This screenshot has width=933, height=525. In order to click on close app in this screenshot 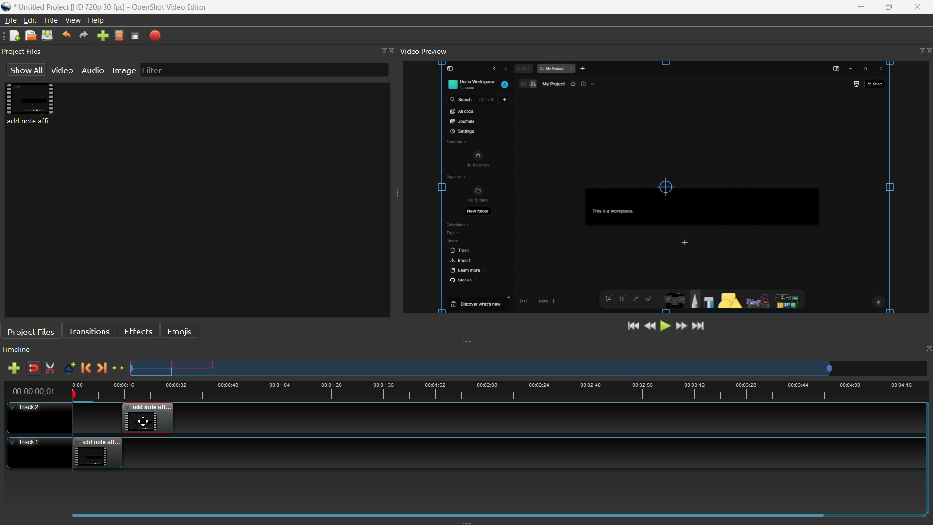, I will do `click(919, 7)`.